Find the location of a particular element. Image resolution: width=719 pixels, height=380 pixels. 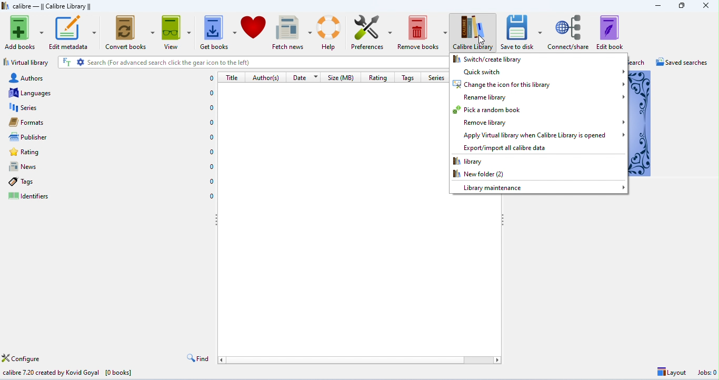

configure is located at coordinates (24, 358).